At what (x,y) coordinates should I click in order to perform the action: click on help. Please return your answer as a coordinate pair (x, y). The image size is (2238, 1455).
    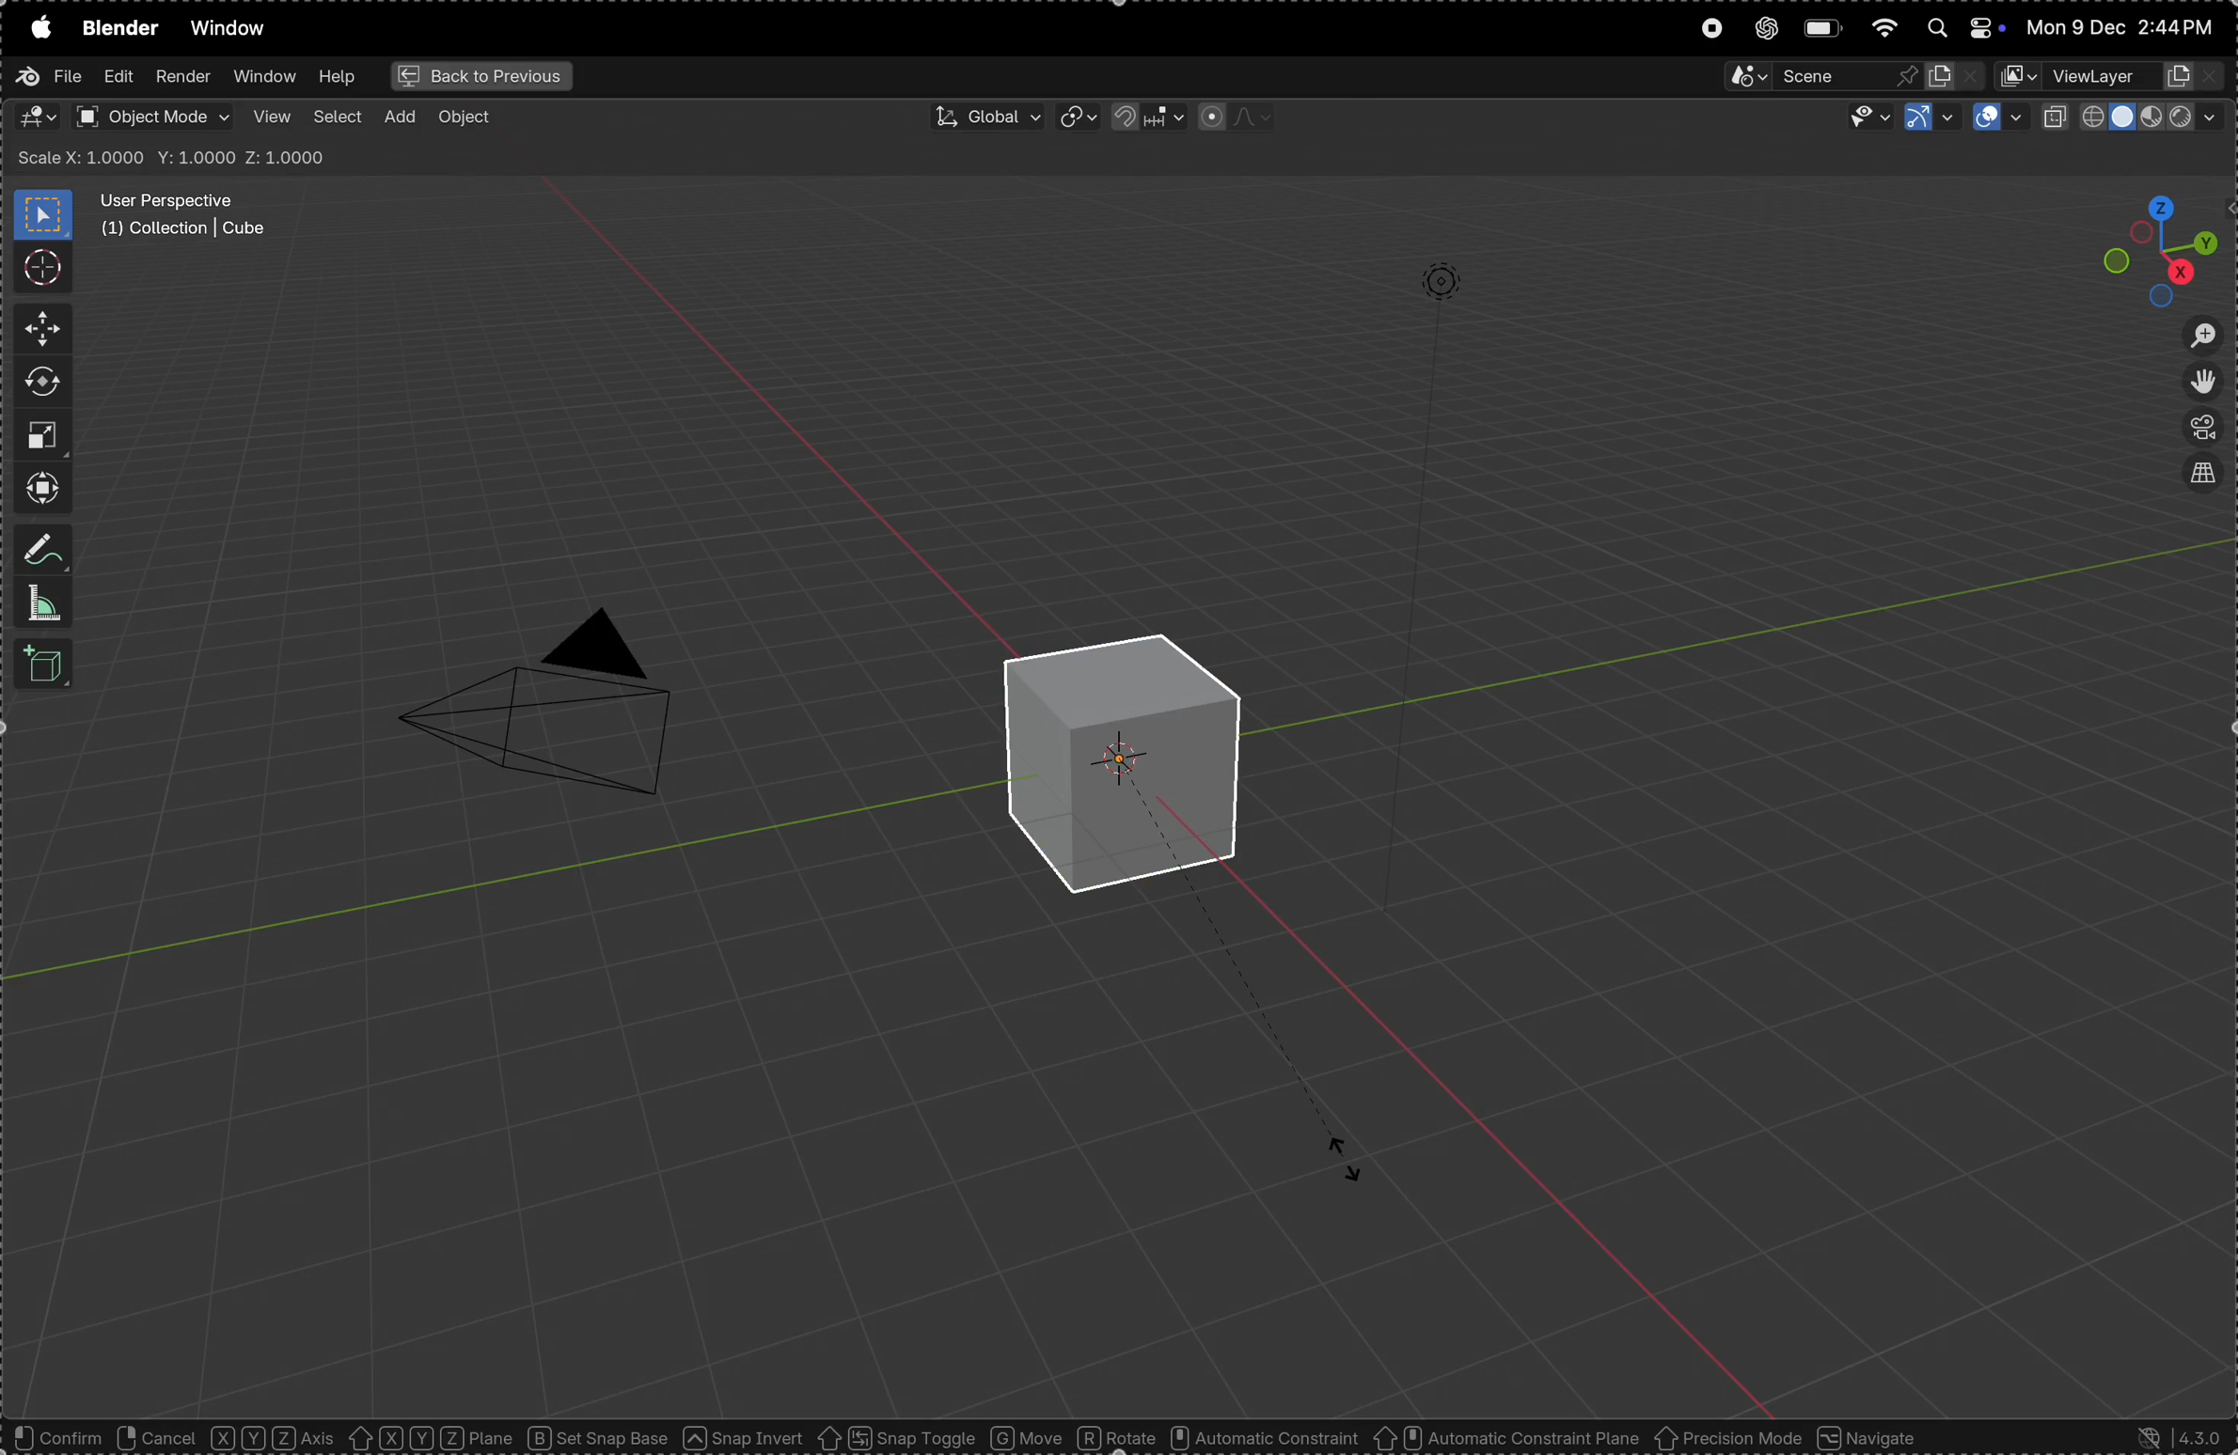
    Looking at the image, I should click on (339, 76).